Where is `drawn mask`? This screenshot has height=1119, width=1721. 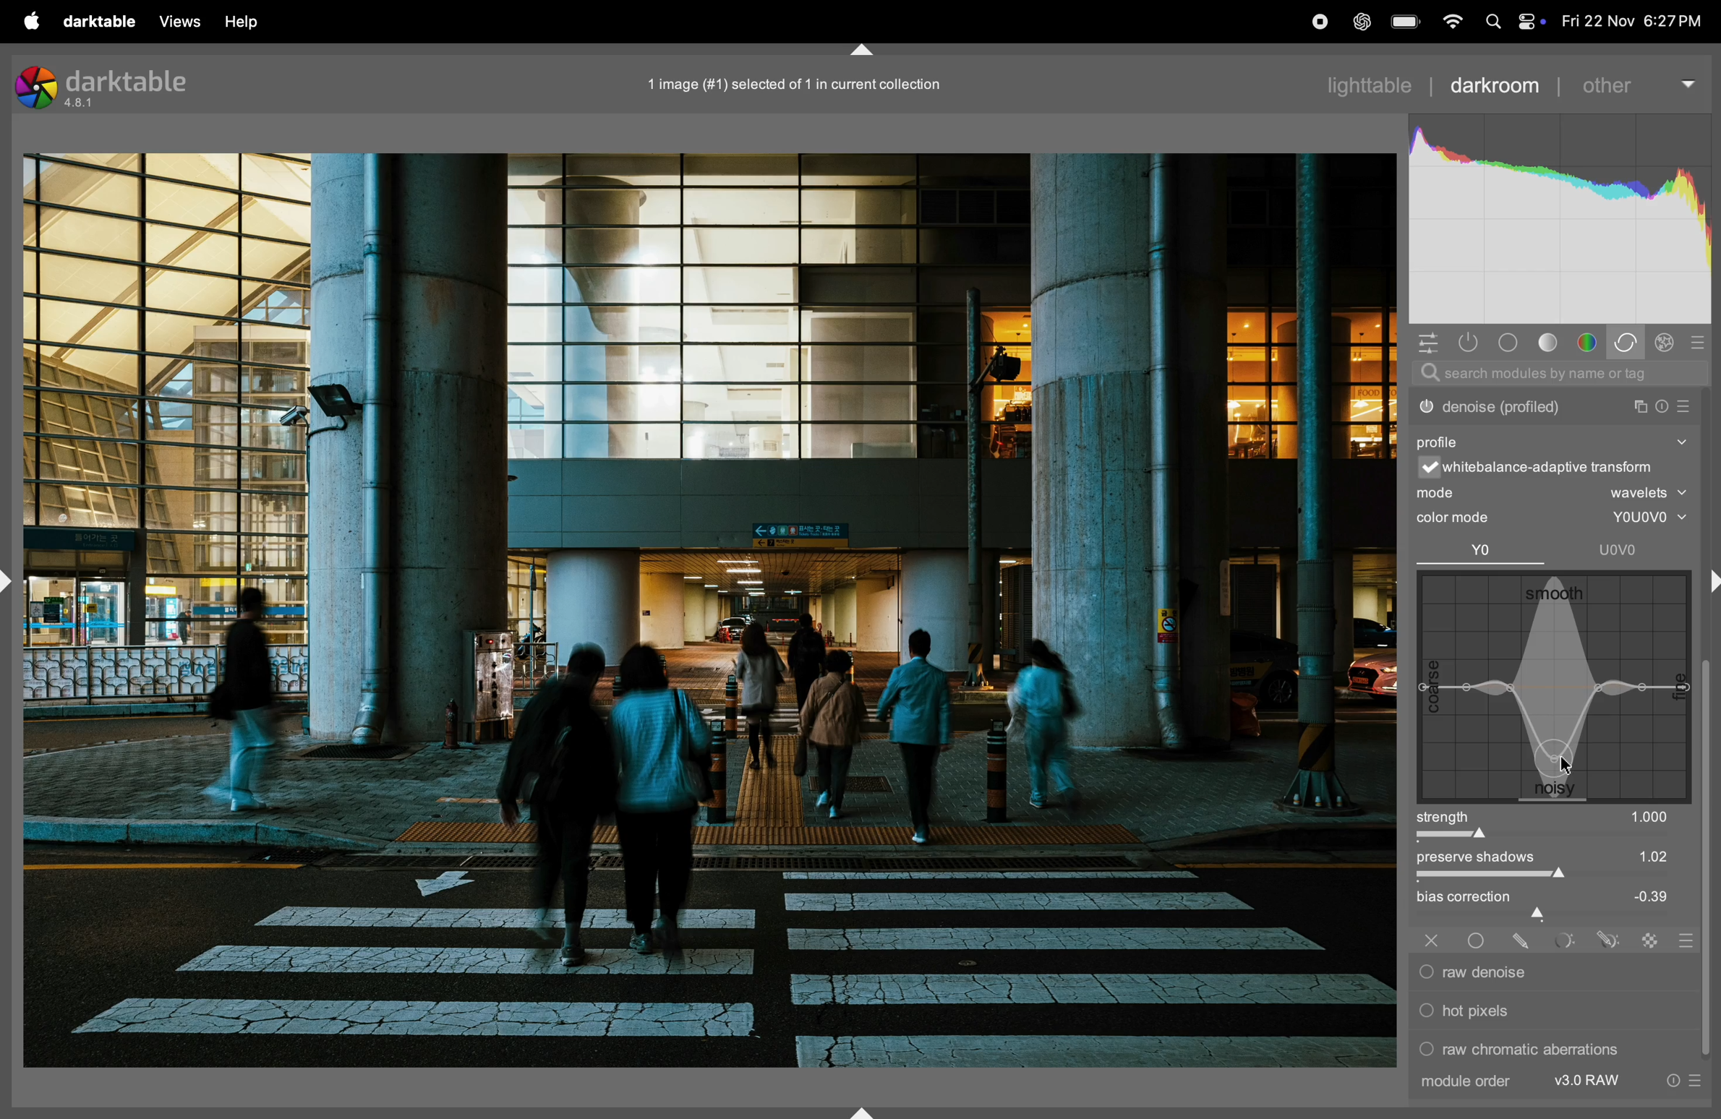 drawn mask is located at coordinates (1525, 940).